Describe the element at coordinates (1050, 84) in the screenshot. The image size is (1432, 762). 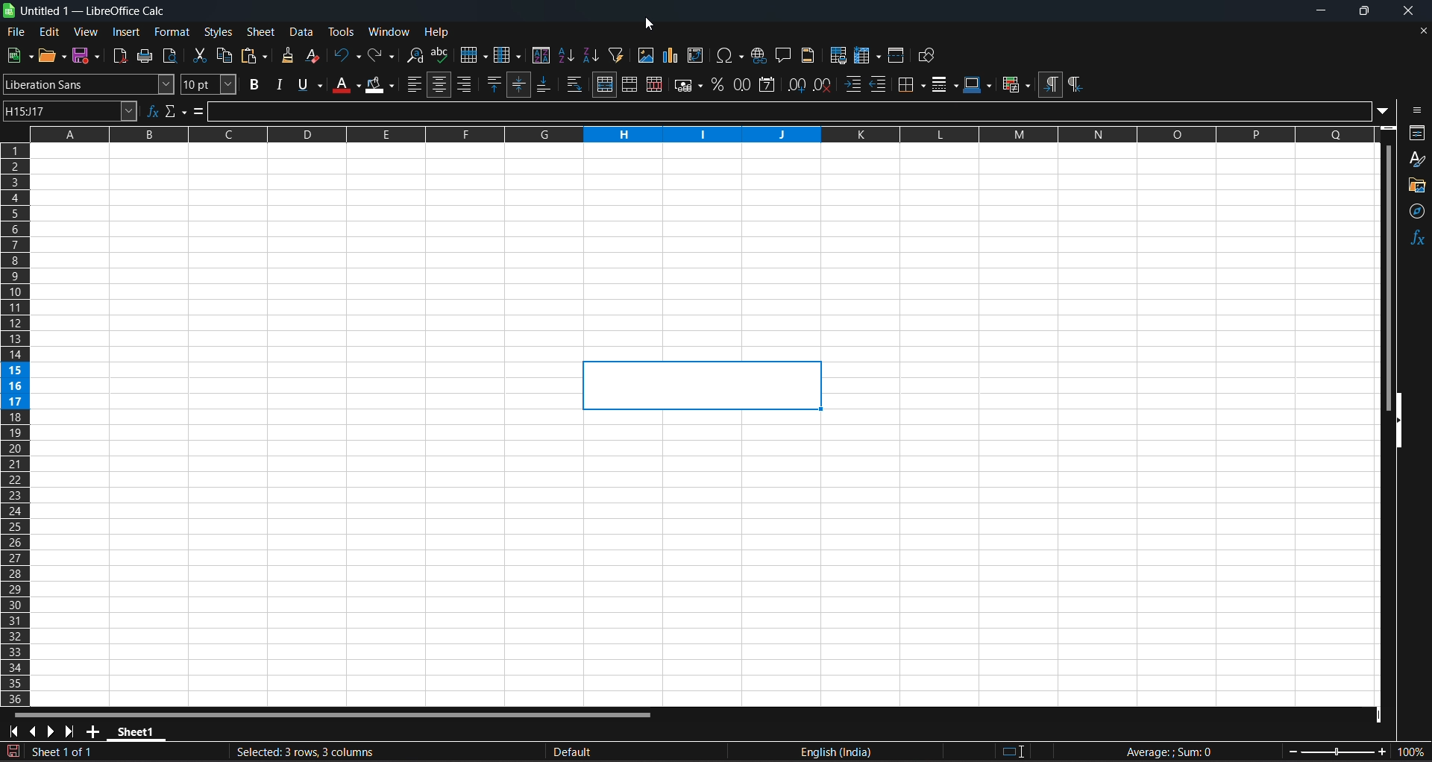
I see `left to right` at that location.